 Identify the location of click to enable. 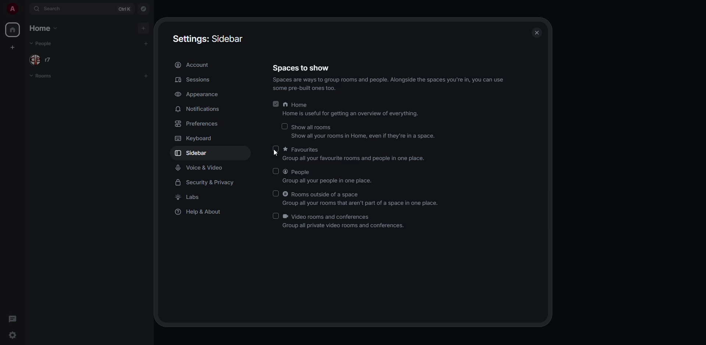
(277, 149).